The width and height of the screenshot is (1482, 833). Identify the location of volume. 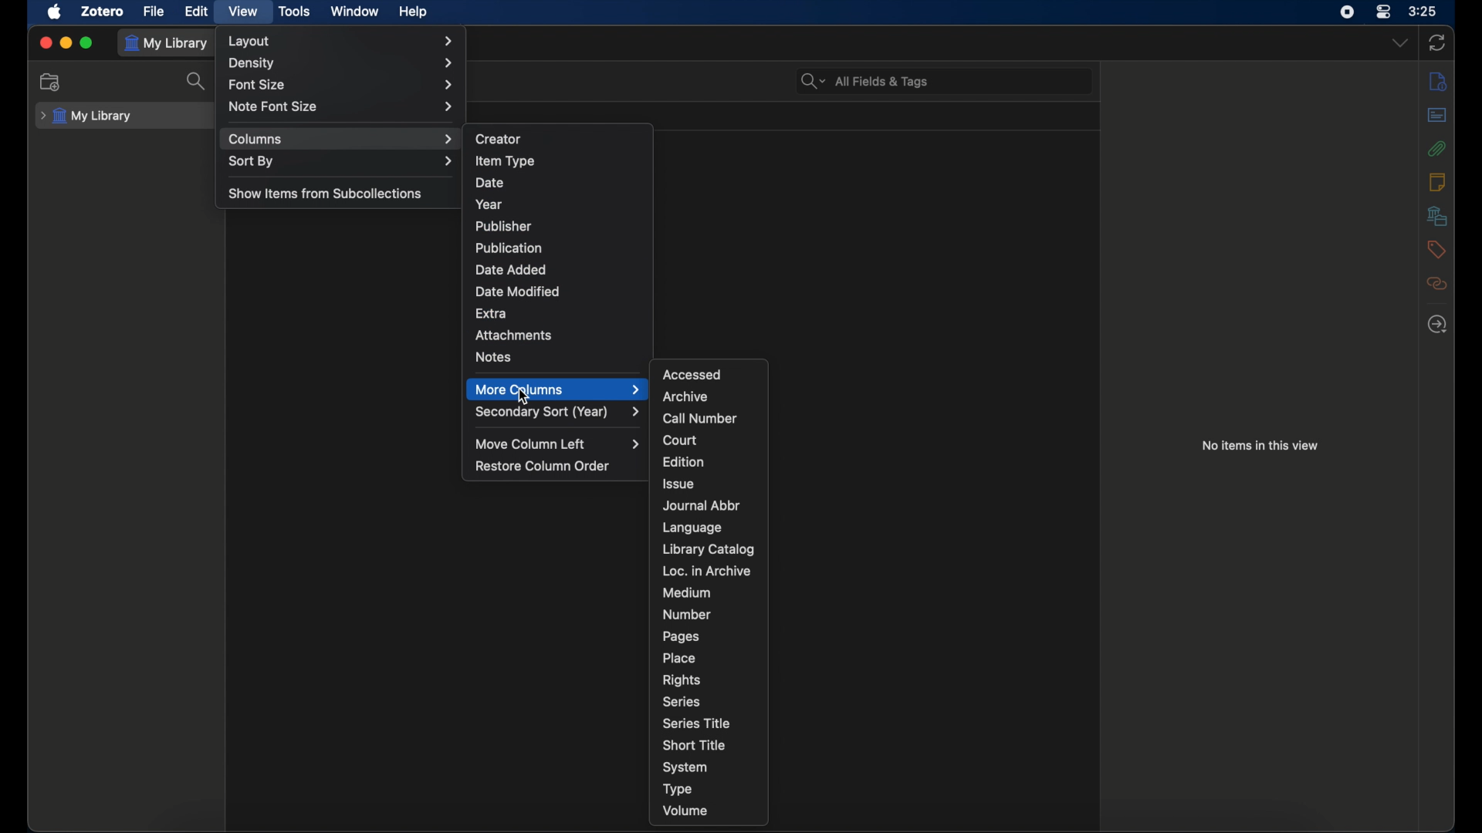
(685, 810).